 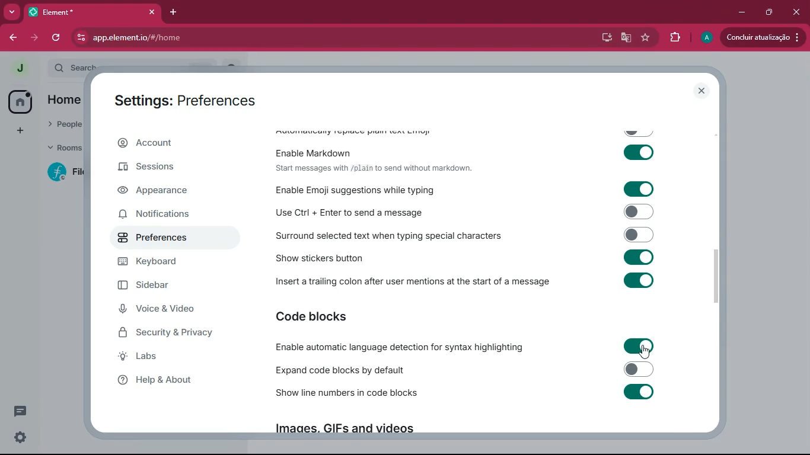 What do you see at coordinates (798, 12) in the screenshot?
I see `close` at bounding box center [798, 12].